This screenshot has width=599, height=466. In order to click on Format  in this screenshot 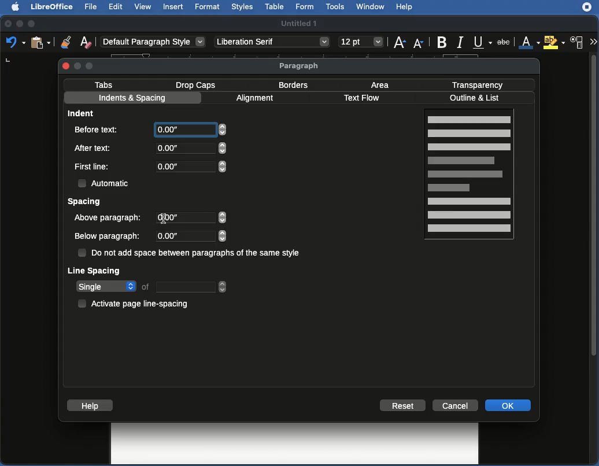, I will do `click(207, 7)`.